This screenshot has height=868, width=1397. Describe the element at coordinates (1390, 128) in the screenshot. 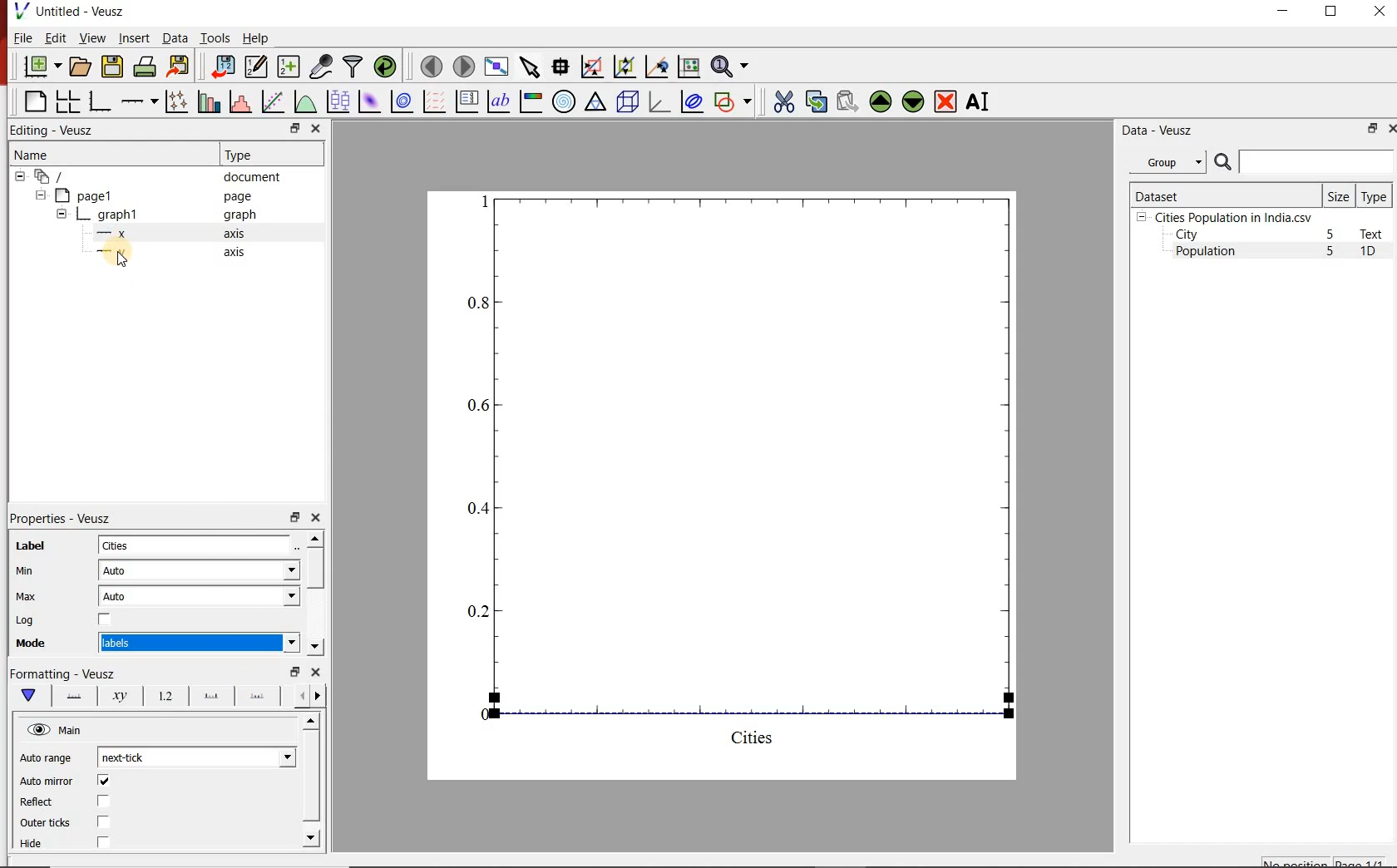

I see `close` at that location.